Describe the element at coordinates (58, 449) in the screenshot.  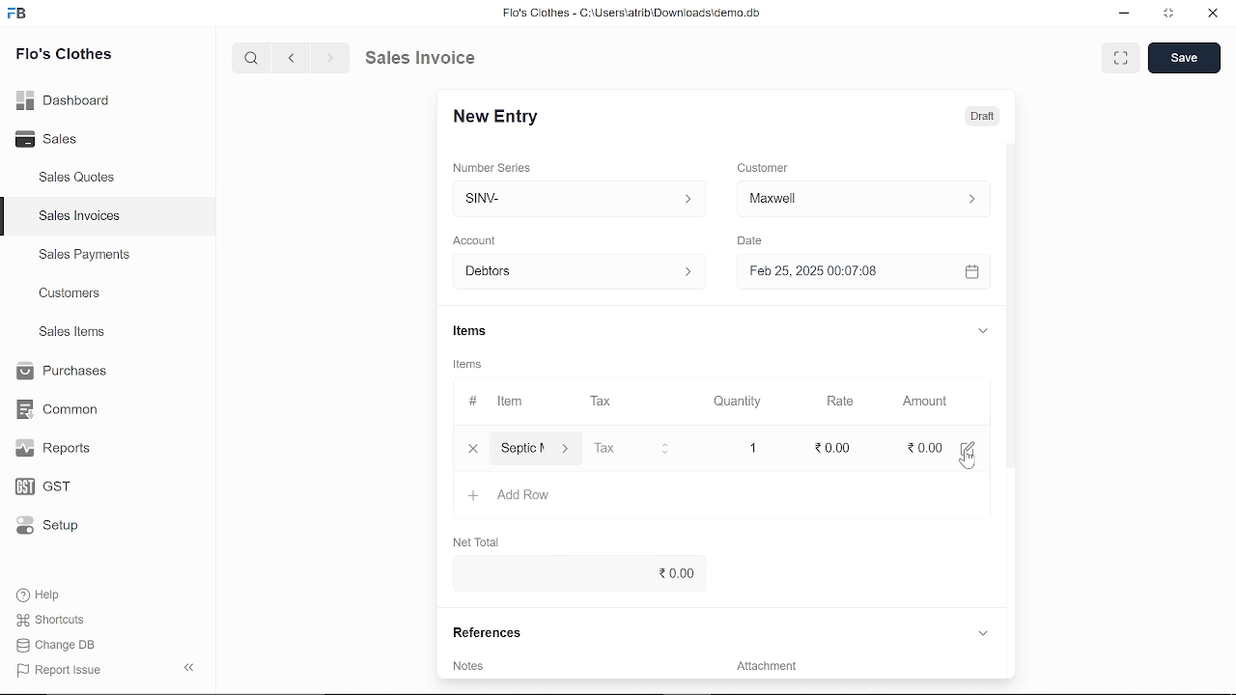
I see `Reports` at that location.